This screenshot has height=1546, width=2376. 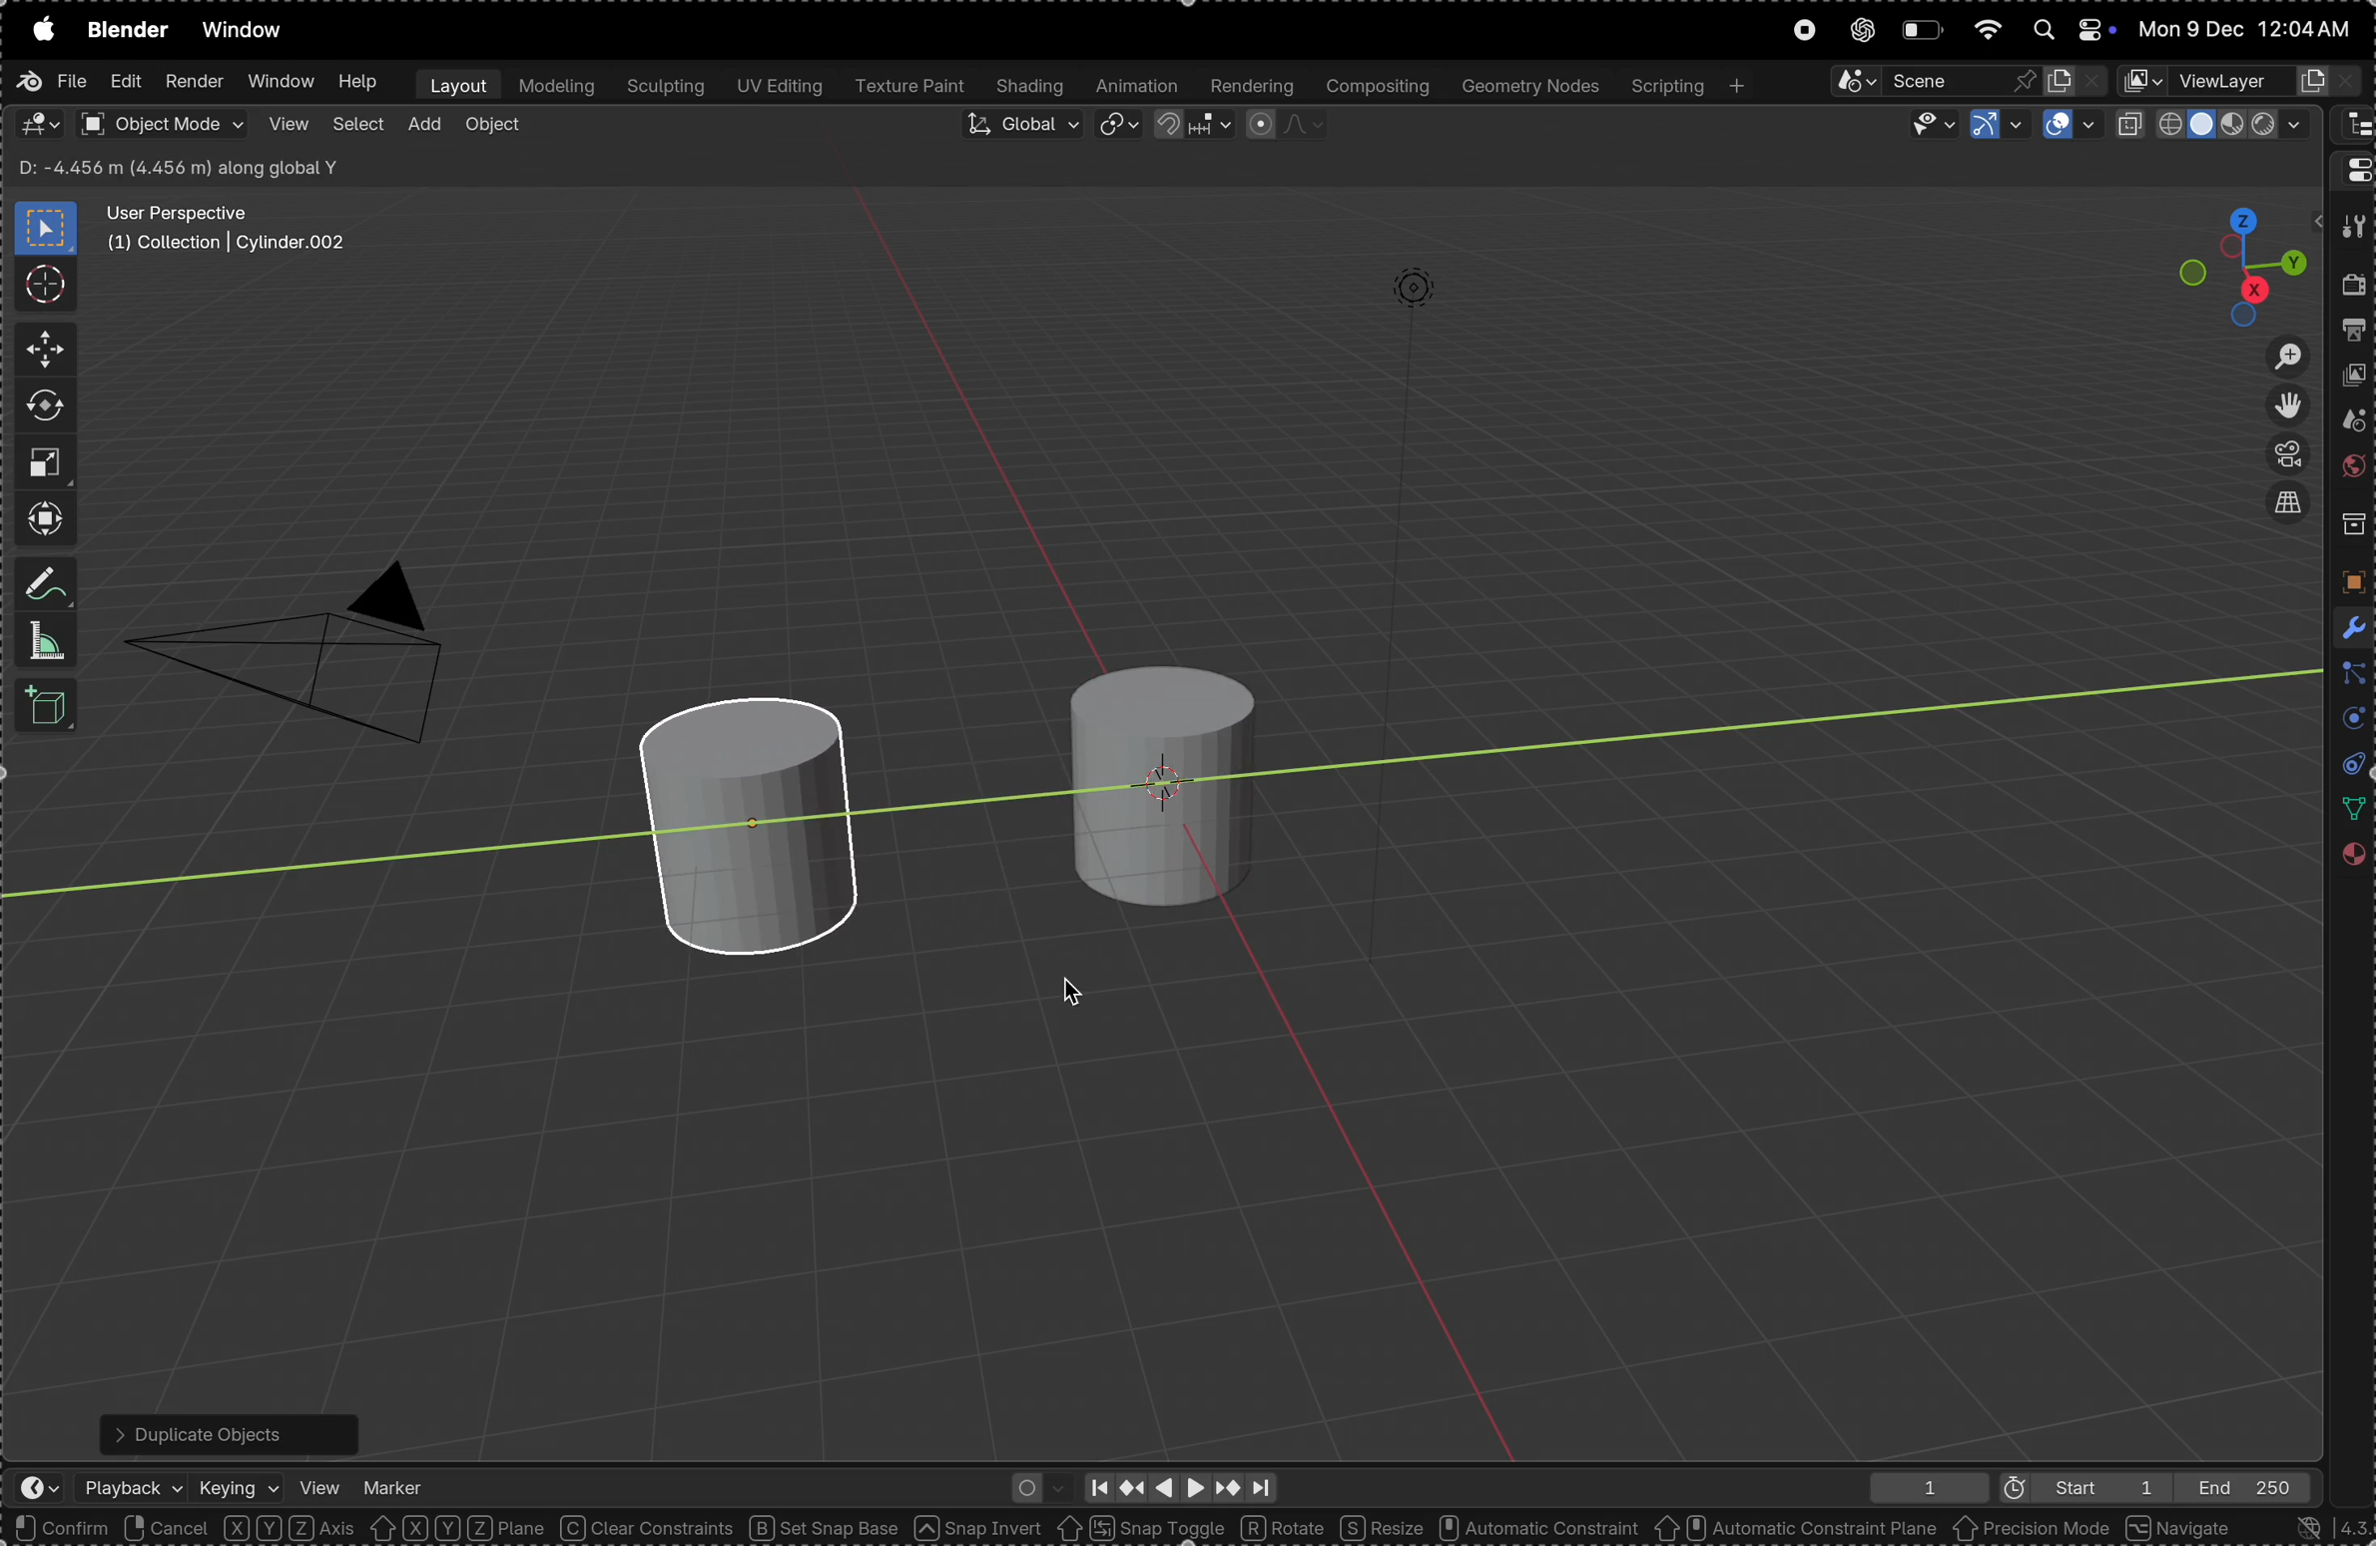 I want to click on precision mode, so click(x=2033, y=1531).